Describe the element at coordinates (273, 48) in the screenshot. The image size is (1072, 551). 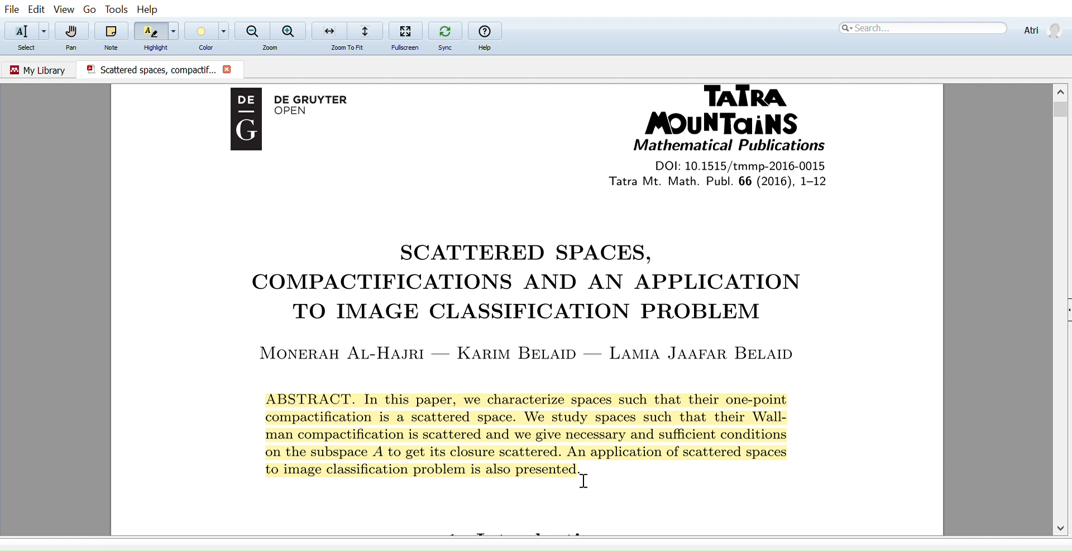
I see `Zoom` at that location.